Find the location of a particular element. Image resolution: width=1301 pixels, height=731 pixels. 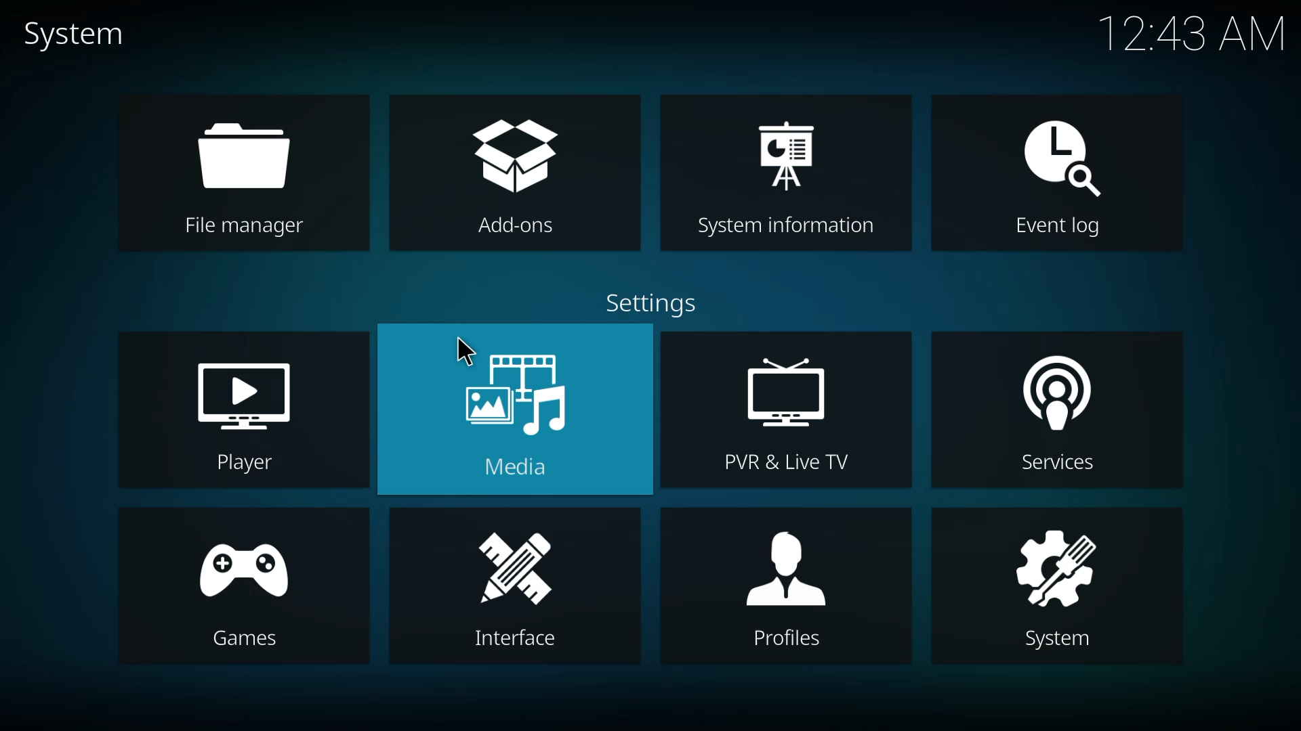

media is located at coordinates (518, 412).